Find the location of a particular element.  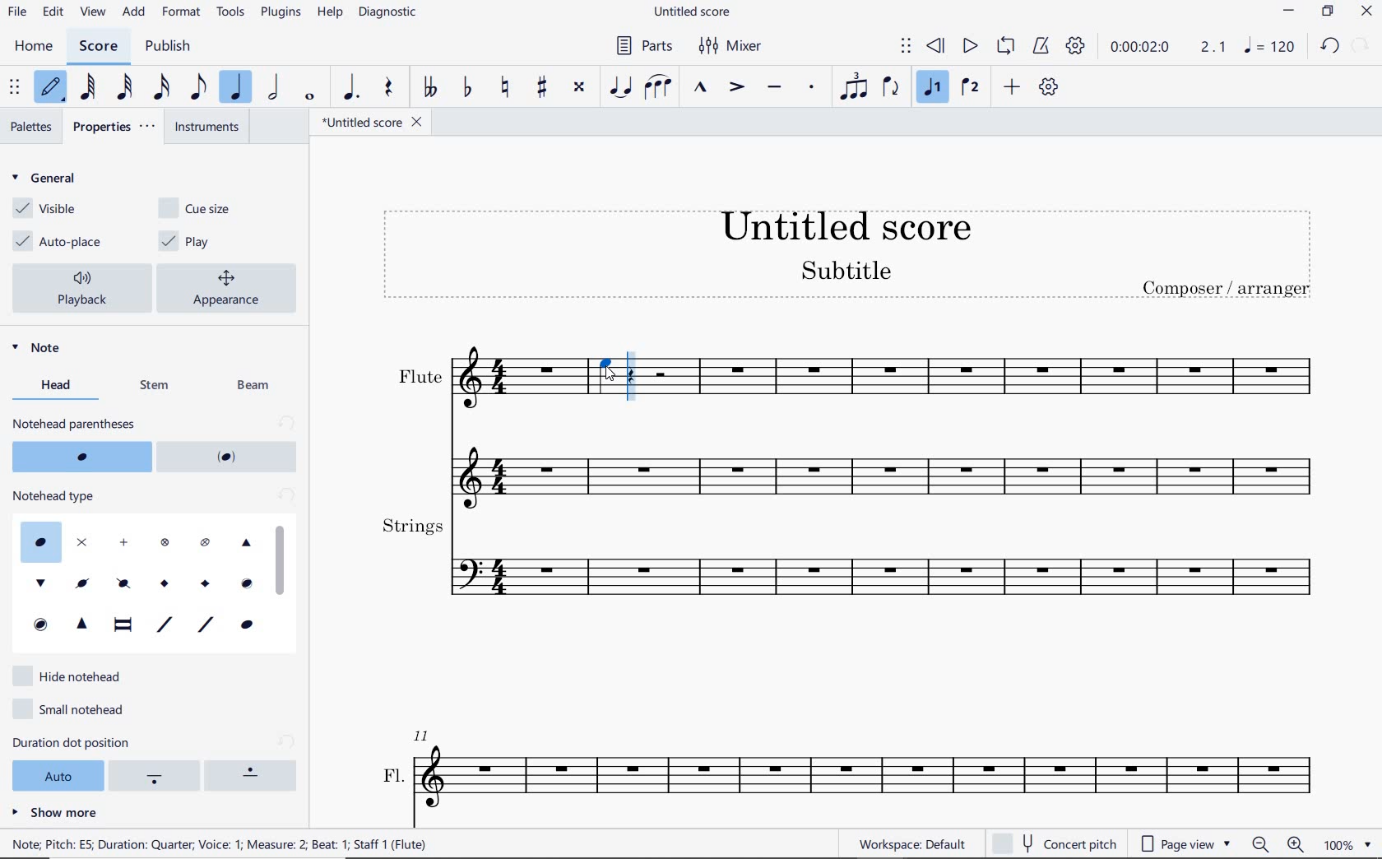

PLAY TIME is located at coordinates (1169, 49).